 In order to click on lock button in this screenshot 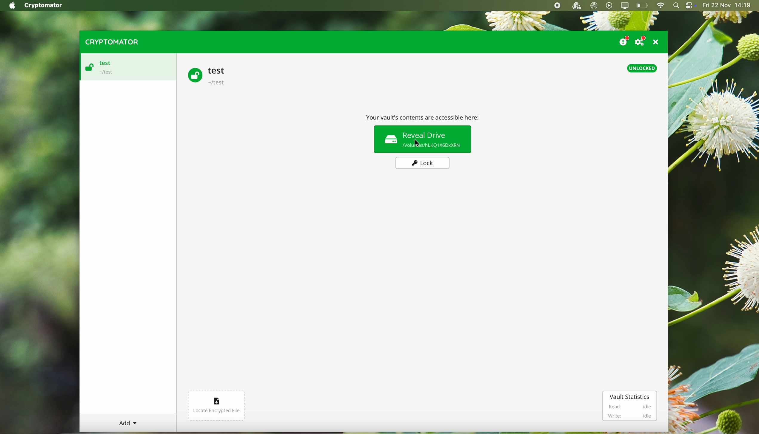, I will do `click(422, 164)`.